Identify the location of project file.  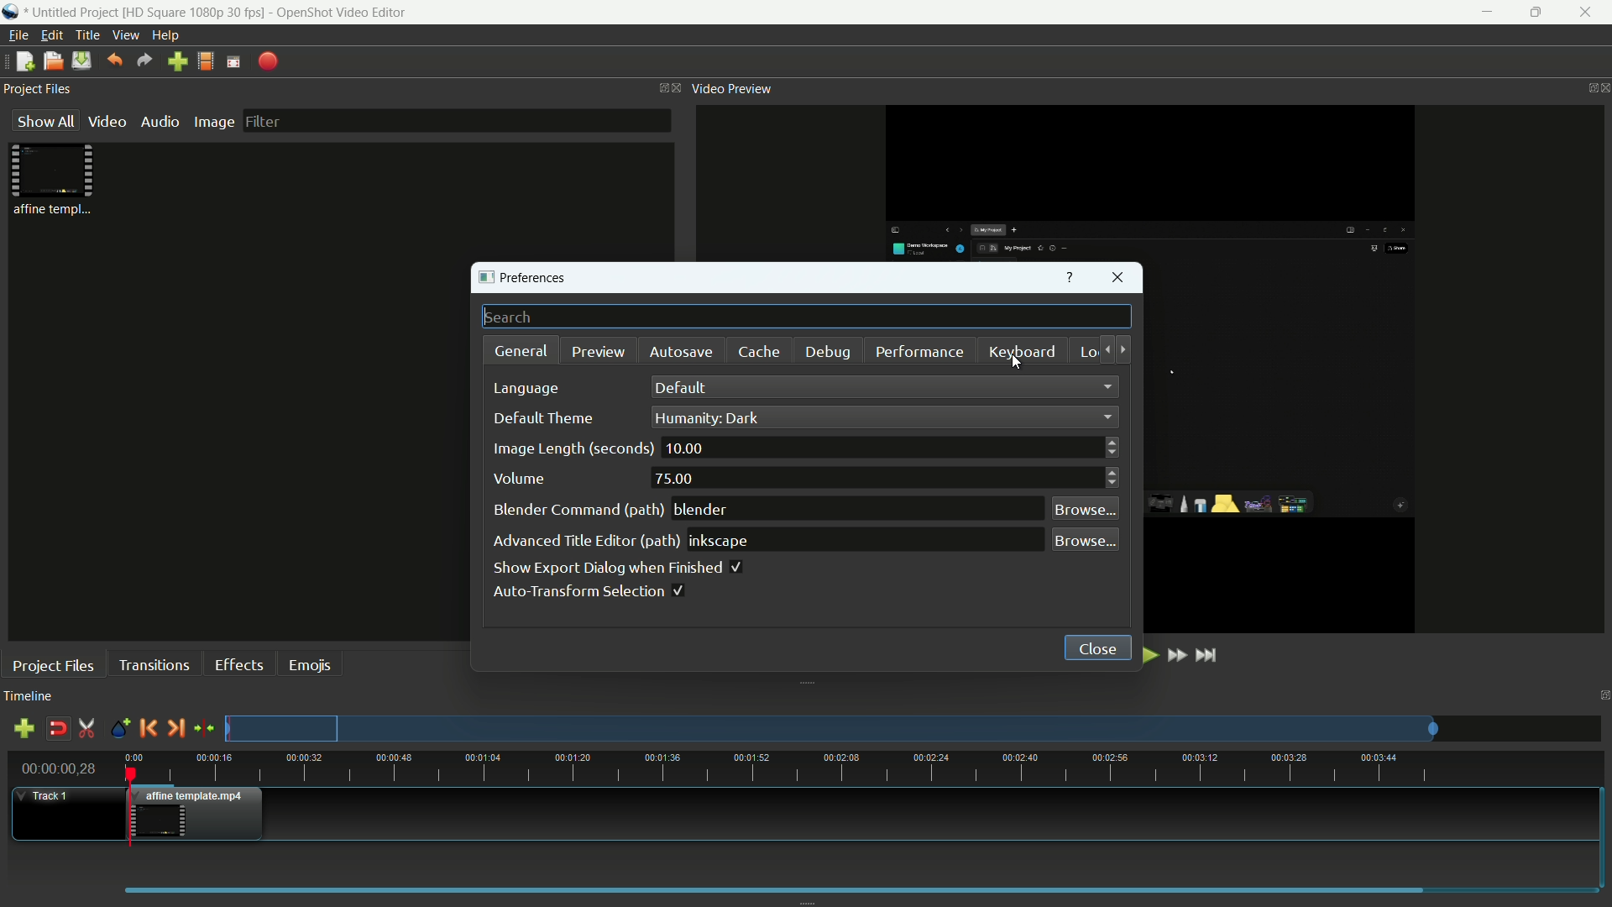
(55, 180).